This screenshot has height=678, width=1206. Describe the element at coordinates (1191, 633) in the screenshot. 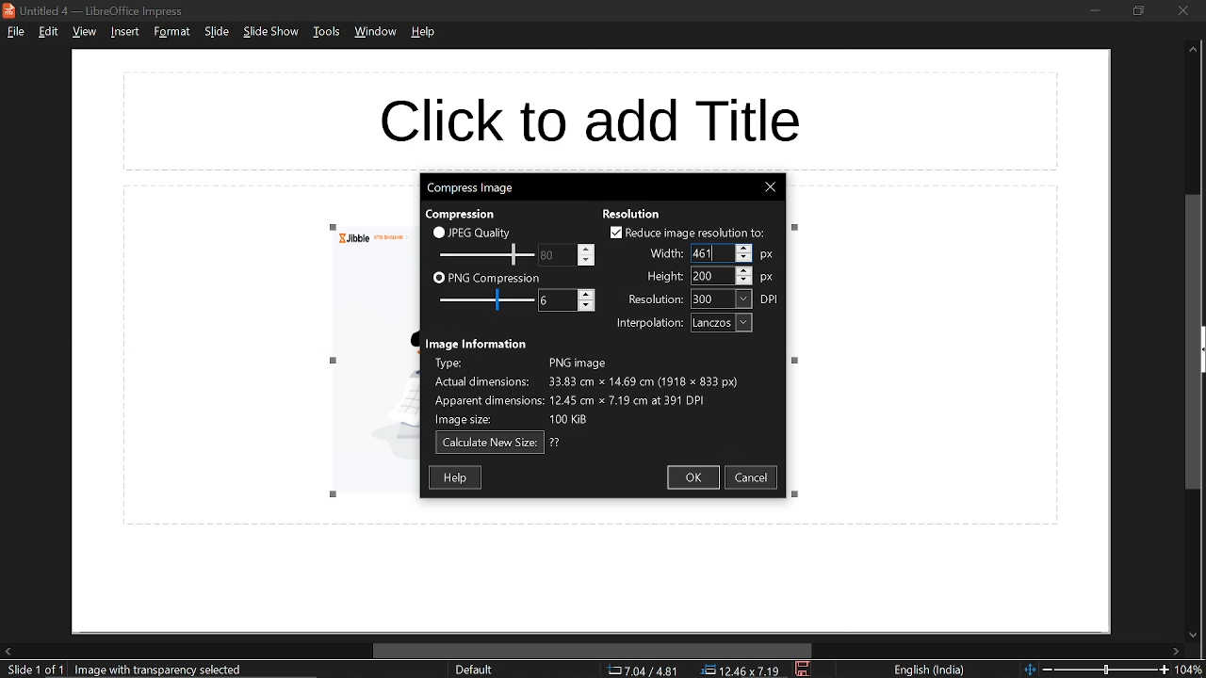

I see `move down` at that location.